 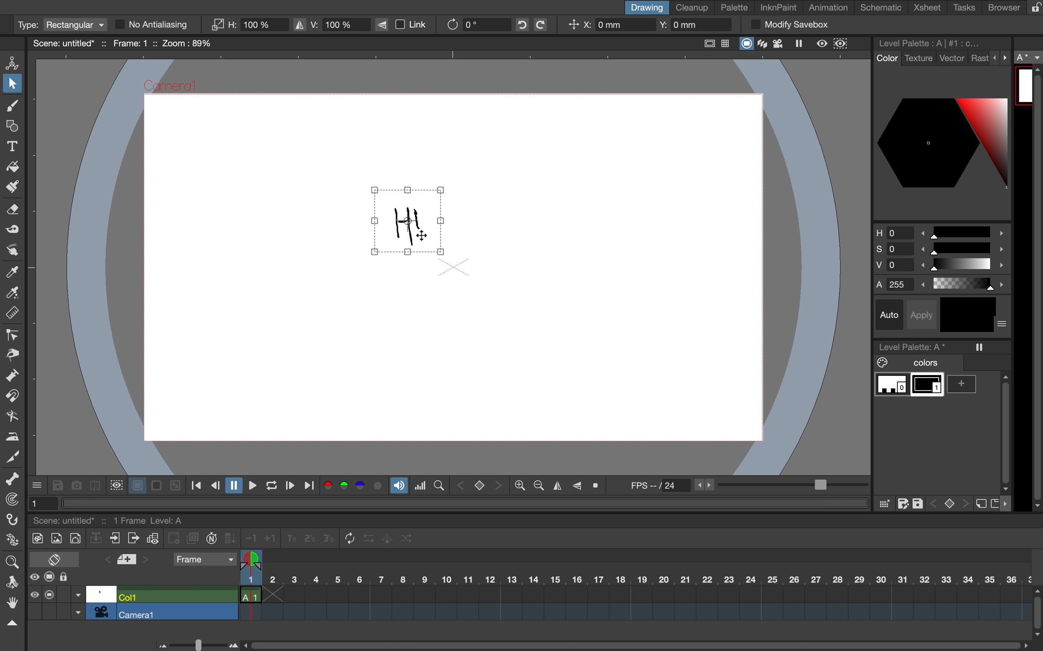 I want to click on safe area, so click(x=707, y=42).